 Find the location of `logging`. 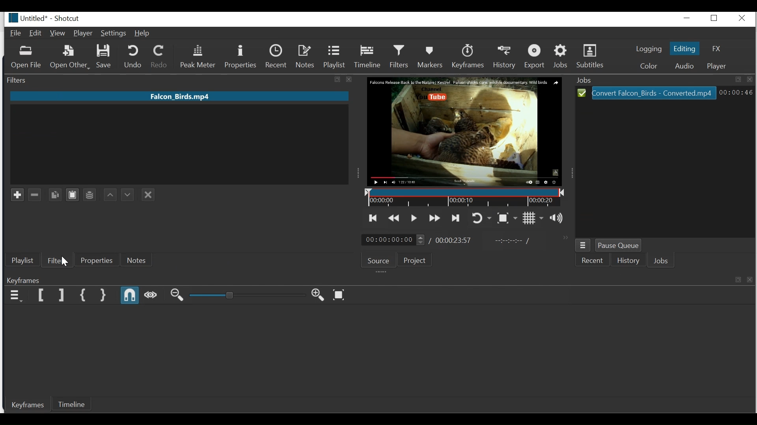

logging is located at coordinates (647, 50).